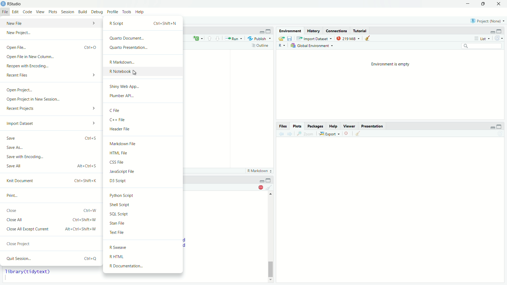  What do you see at coordinates (259, 39) in the screenshot?
I see `publish` at bounding box center [259, 39].